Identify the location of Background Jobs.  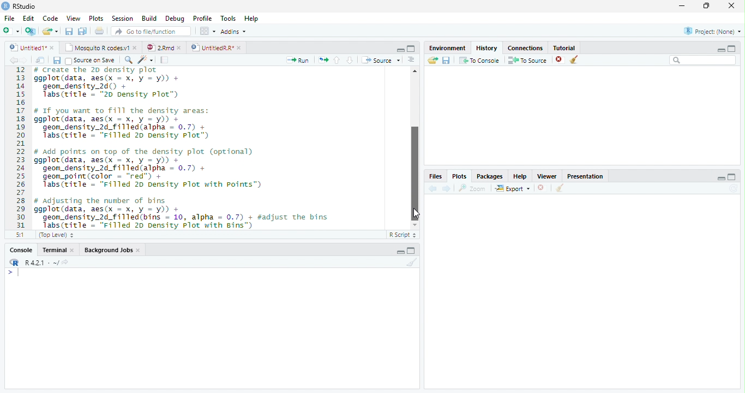
(109, 251).